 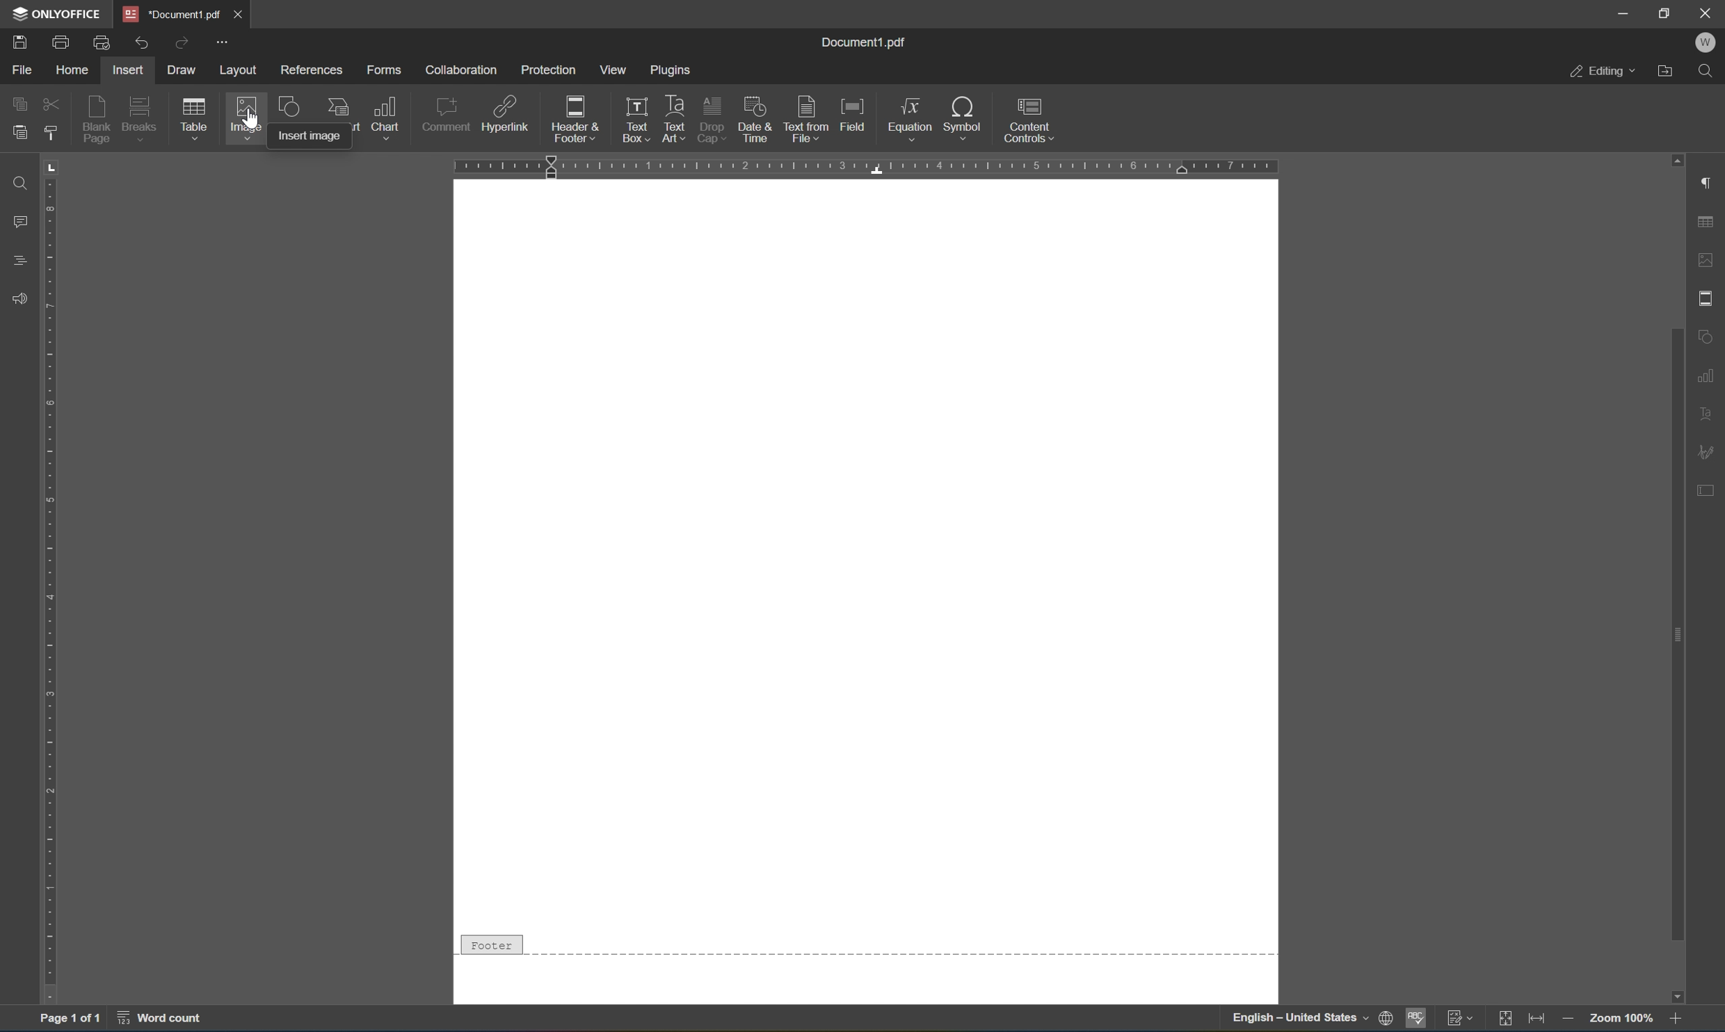 What do you see at coordinates (549, 71) in the screenshot?
I see `protection` at bounding box center [549, 71].